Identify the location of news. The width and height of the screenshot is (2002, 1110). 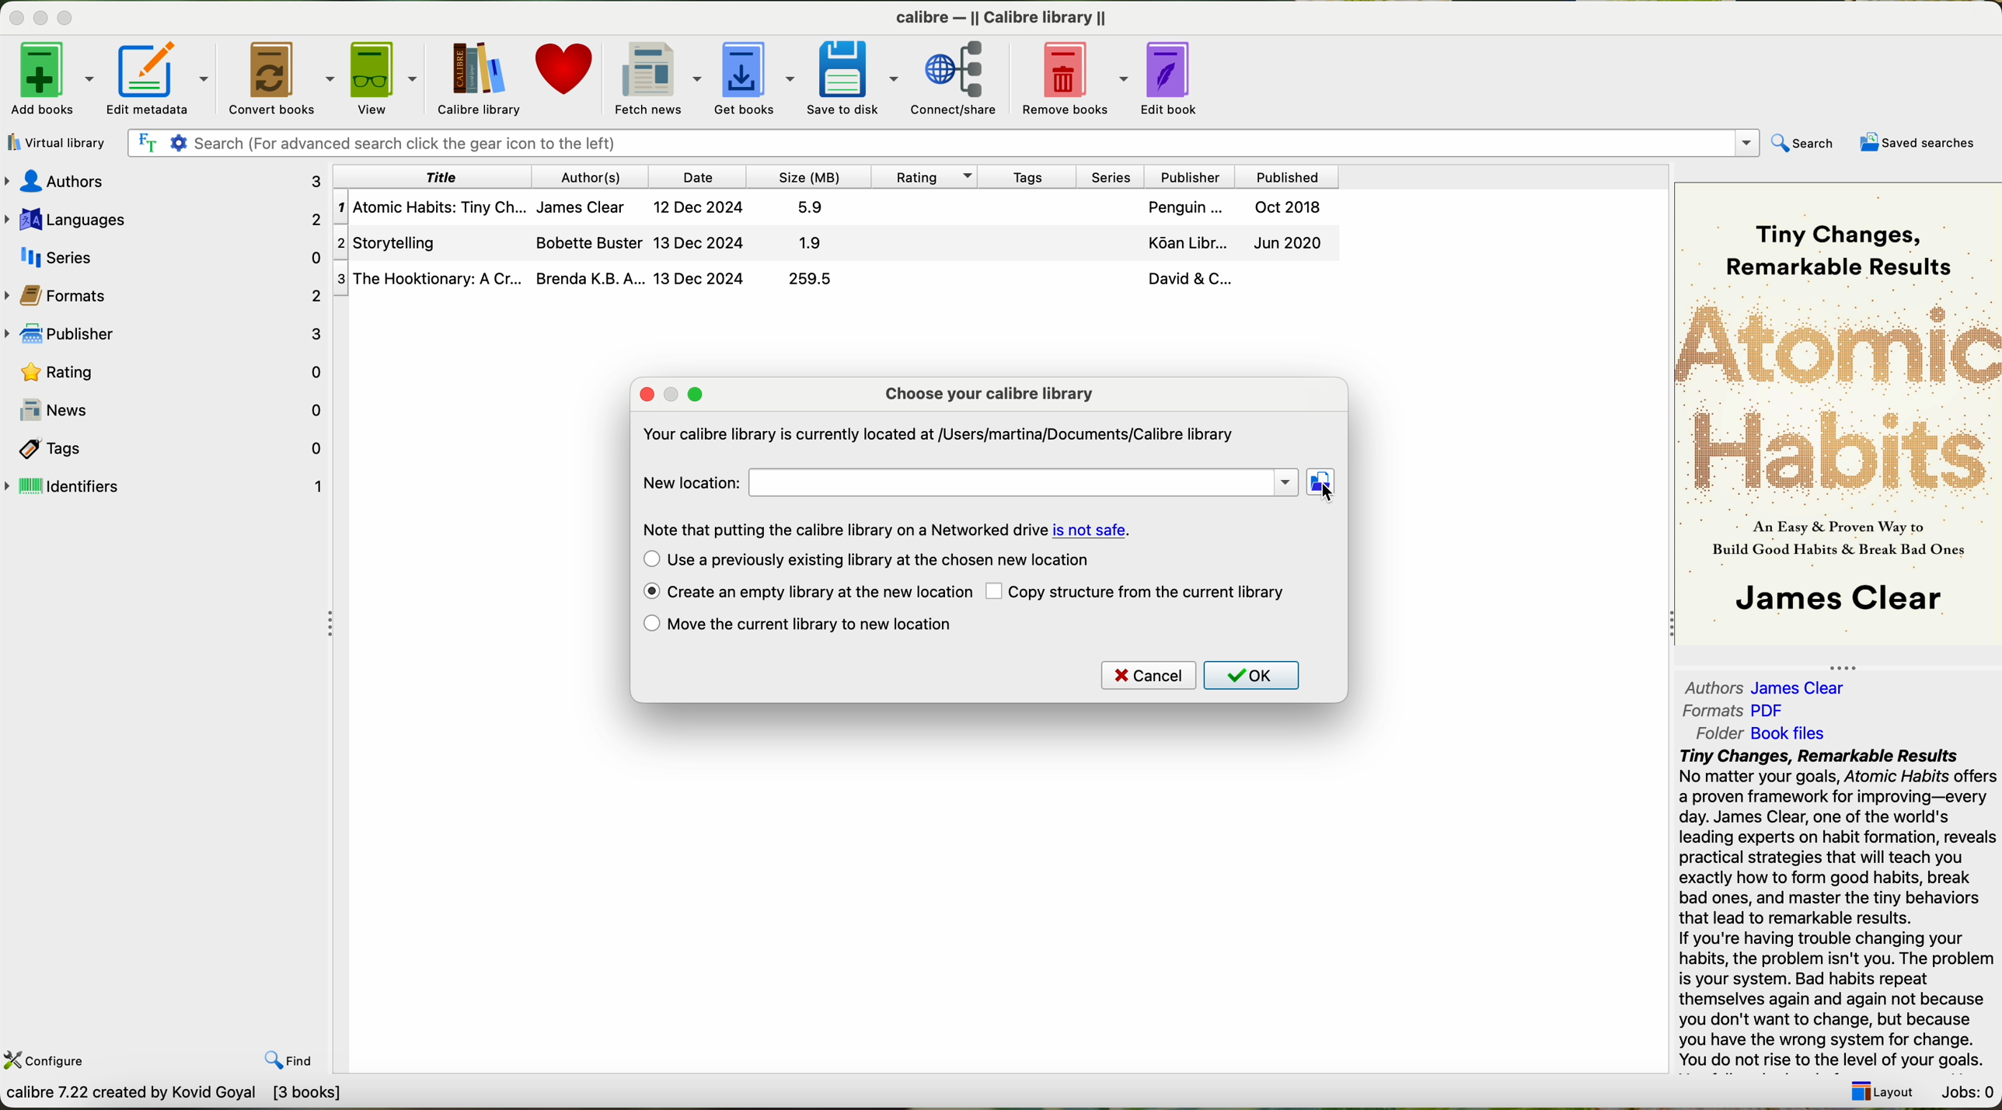
(166, 410).